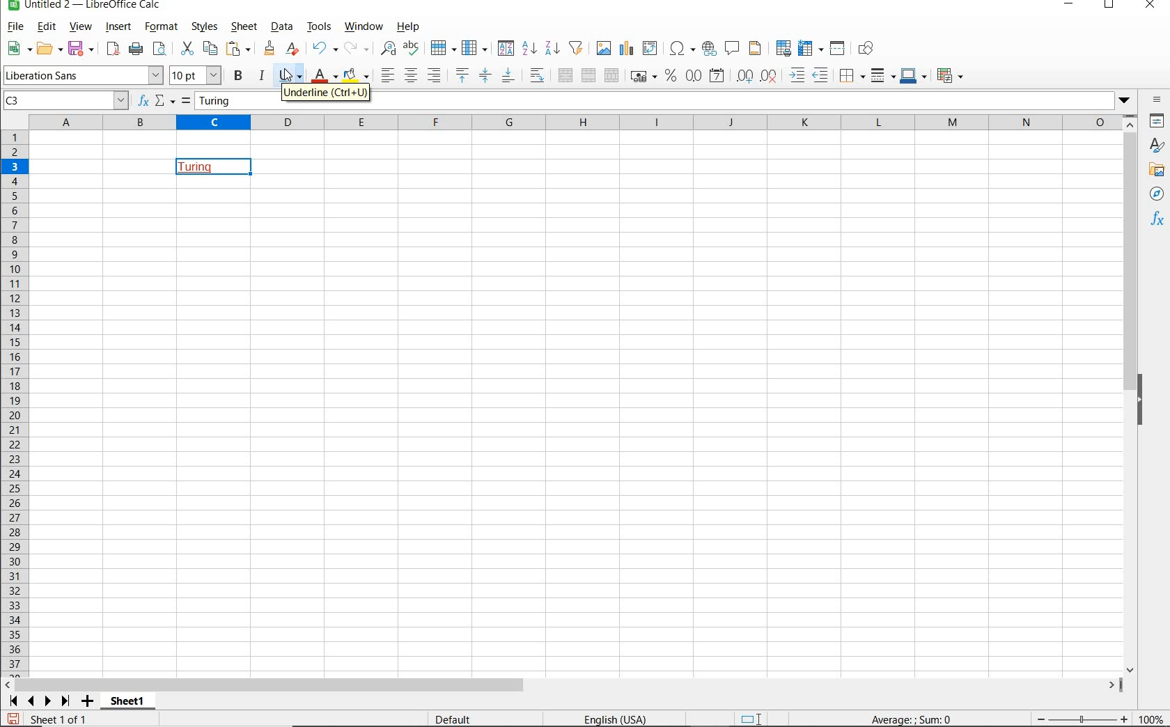 The height and width of the screenshot is (727, 1170). Describe the element at coordinates (1160, 221) in the screenshot. I see `FUNCTIONS` at that location.